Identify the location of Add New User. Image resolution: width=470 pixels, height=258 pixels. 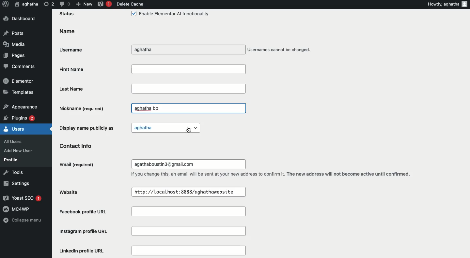
(18, 150).